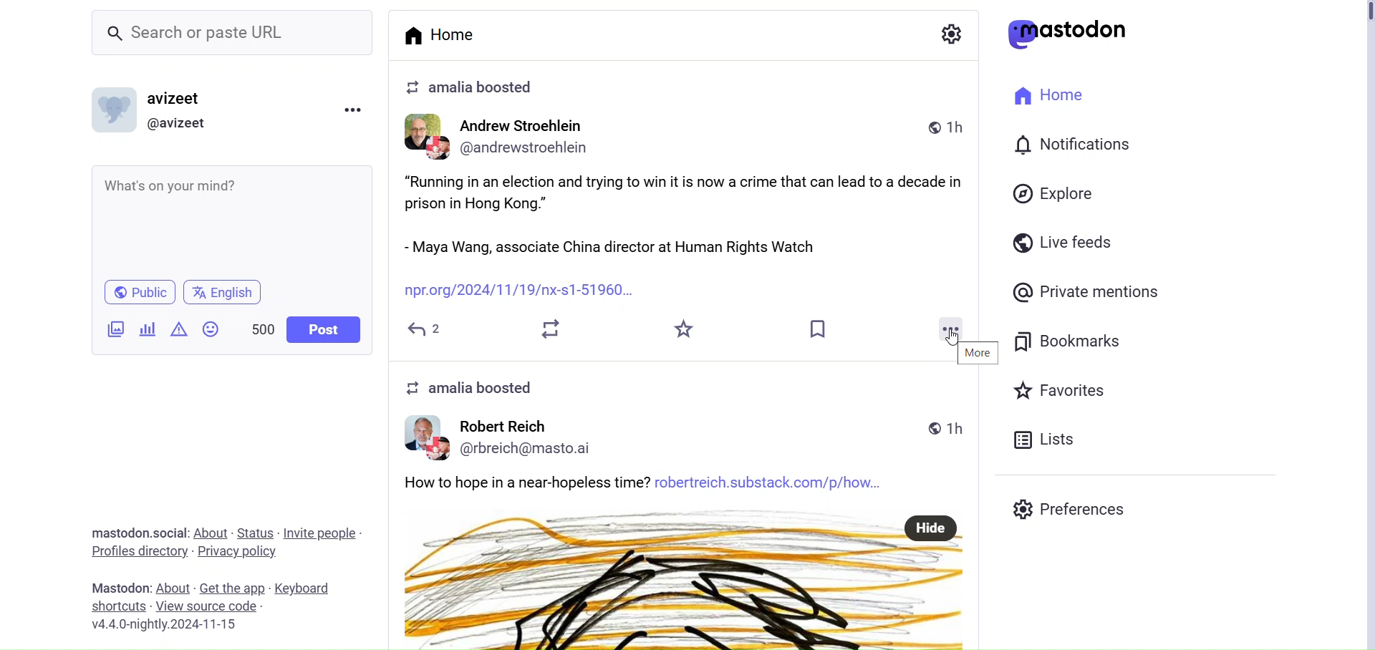 Image resolution: width=1375 pixels, height=650 pixels. What do you see at coordinates (693, 215) in the screenshot?
I see `First Post` at bounding box center [693, 215].